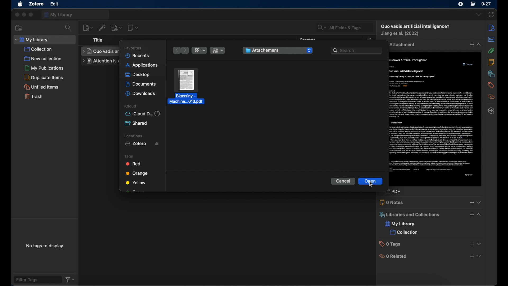 This screenshot has height=286, width=508. What do you see at coordinates (43, 58) in the screenshot?
I see `new collection` at bounding box center [43, 58].